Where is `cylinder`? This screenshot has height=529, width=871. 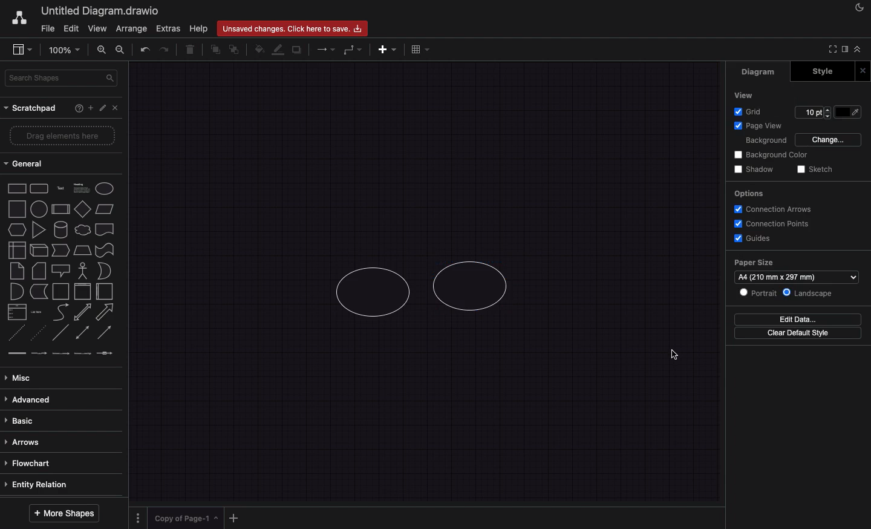
cylinder is located at coordinates (61, 230).